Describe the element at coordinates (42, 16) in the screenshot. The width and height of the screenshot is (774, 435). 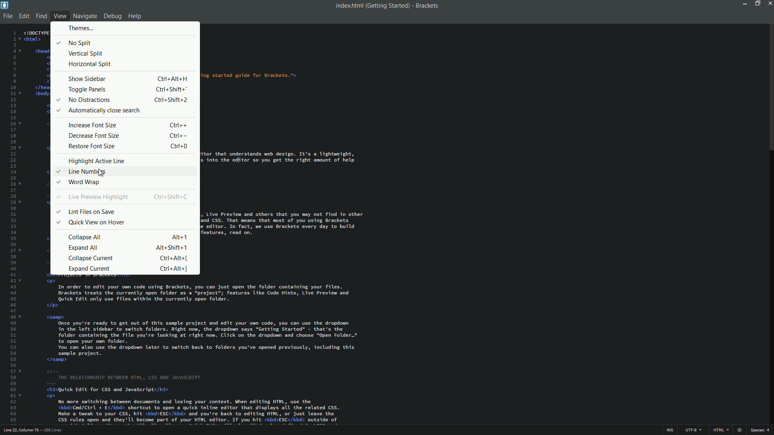
I see `find` at that location.